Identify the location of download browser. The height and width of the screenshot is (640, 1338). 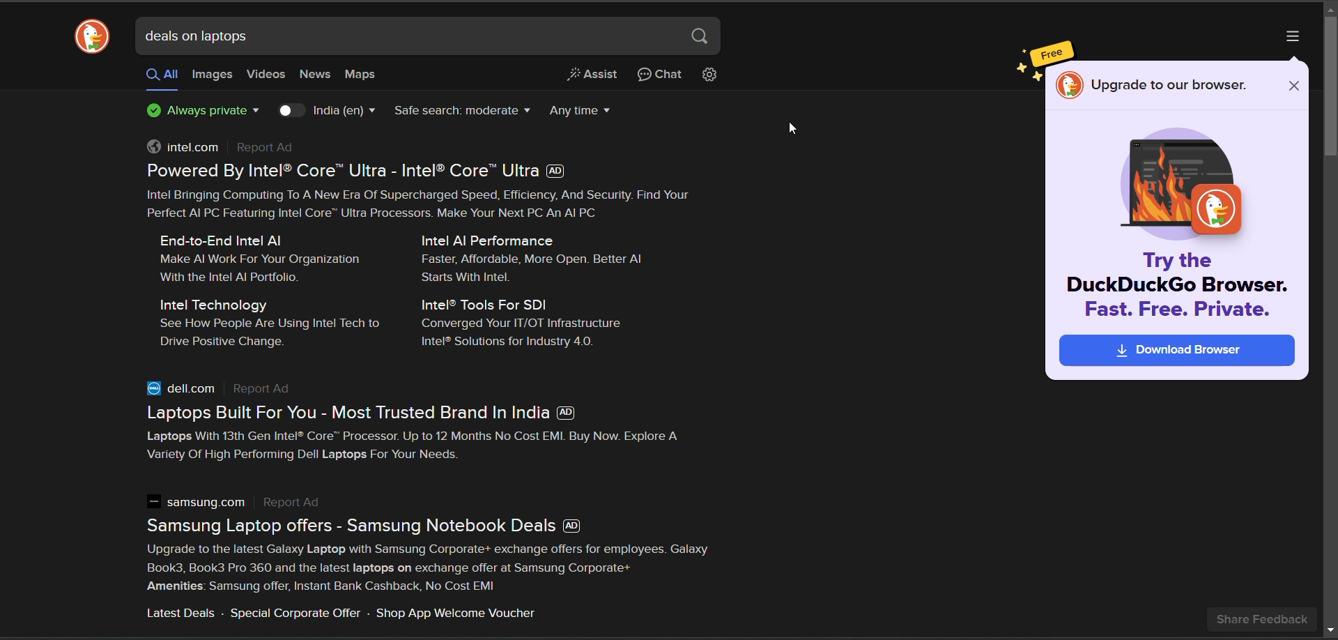
(1174, 353).